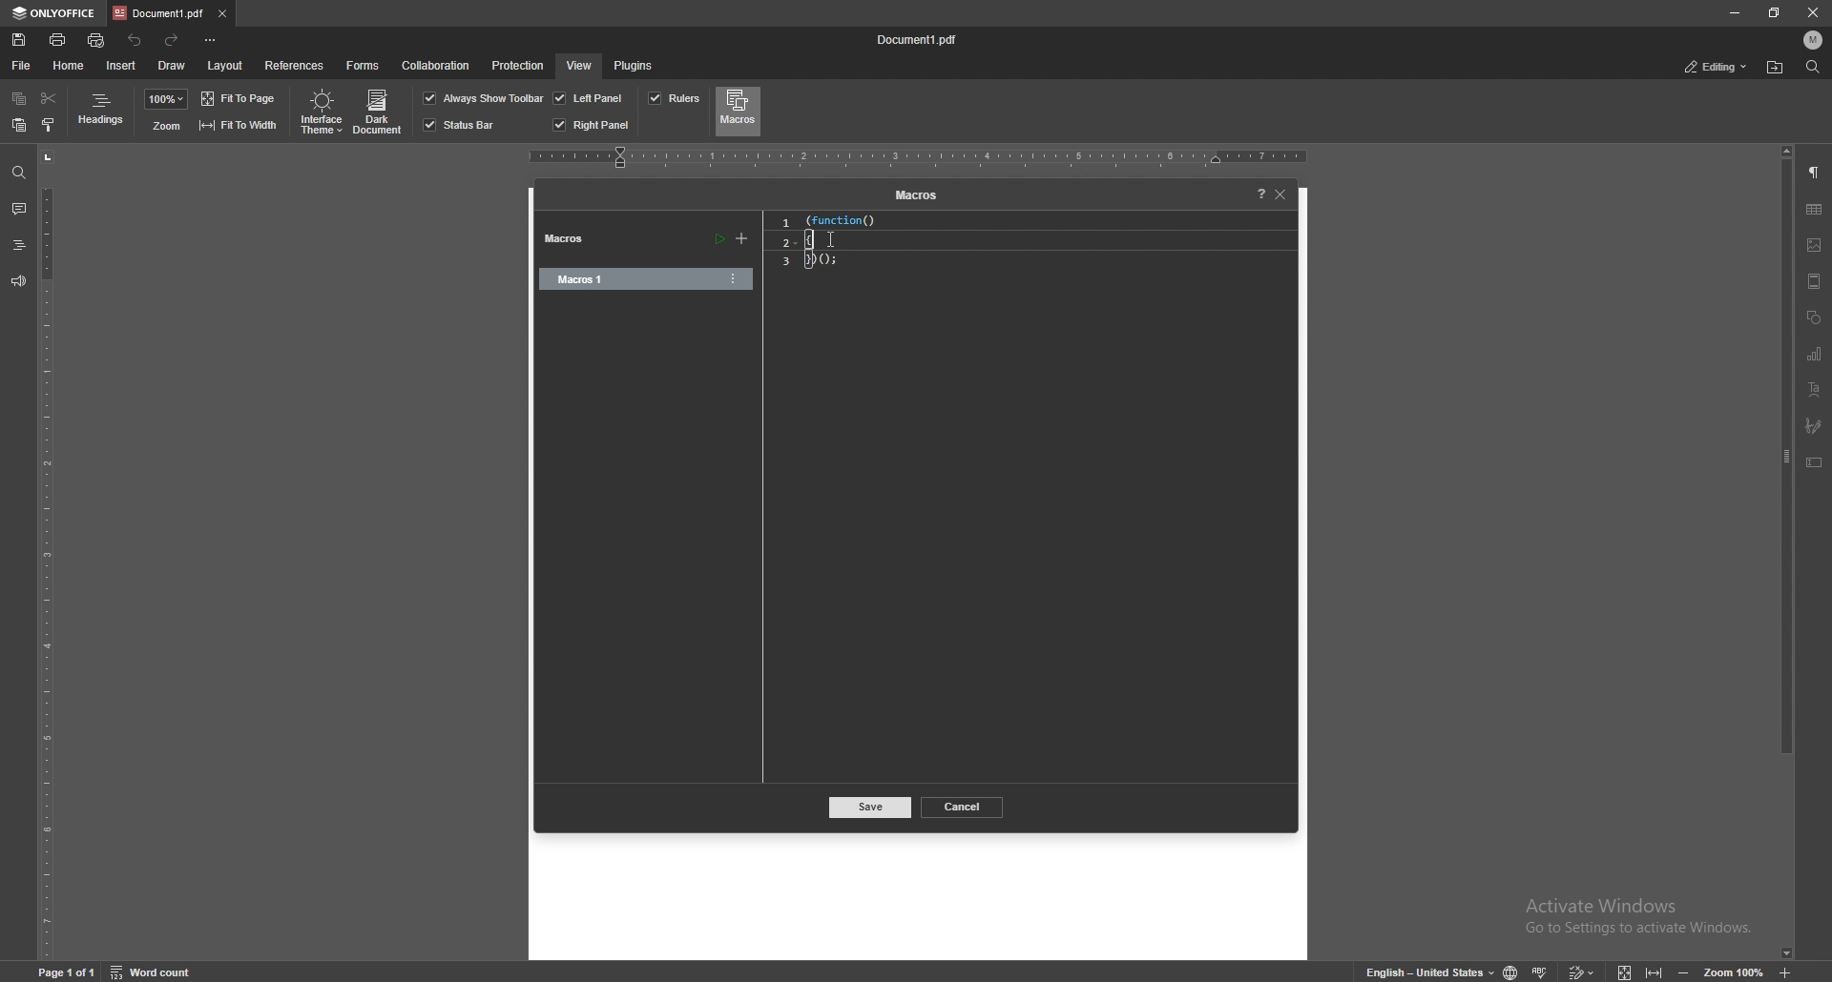 The image size is (1832, 982). What do you see at coordinates (1814, 317) in the screenshot?
I see `shapes` at bounding box center [1814, 317].